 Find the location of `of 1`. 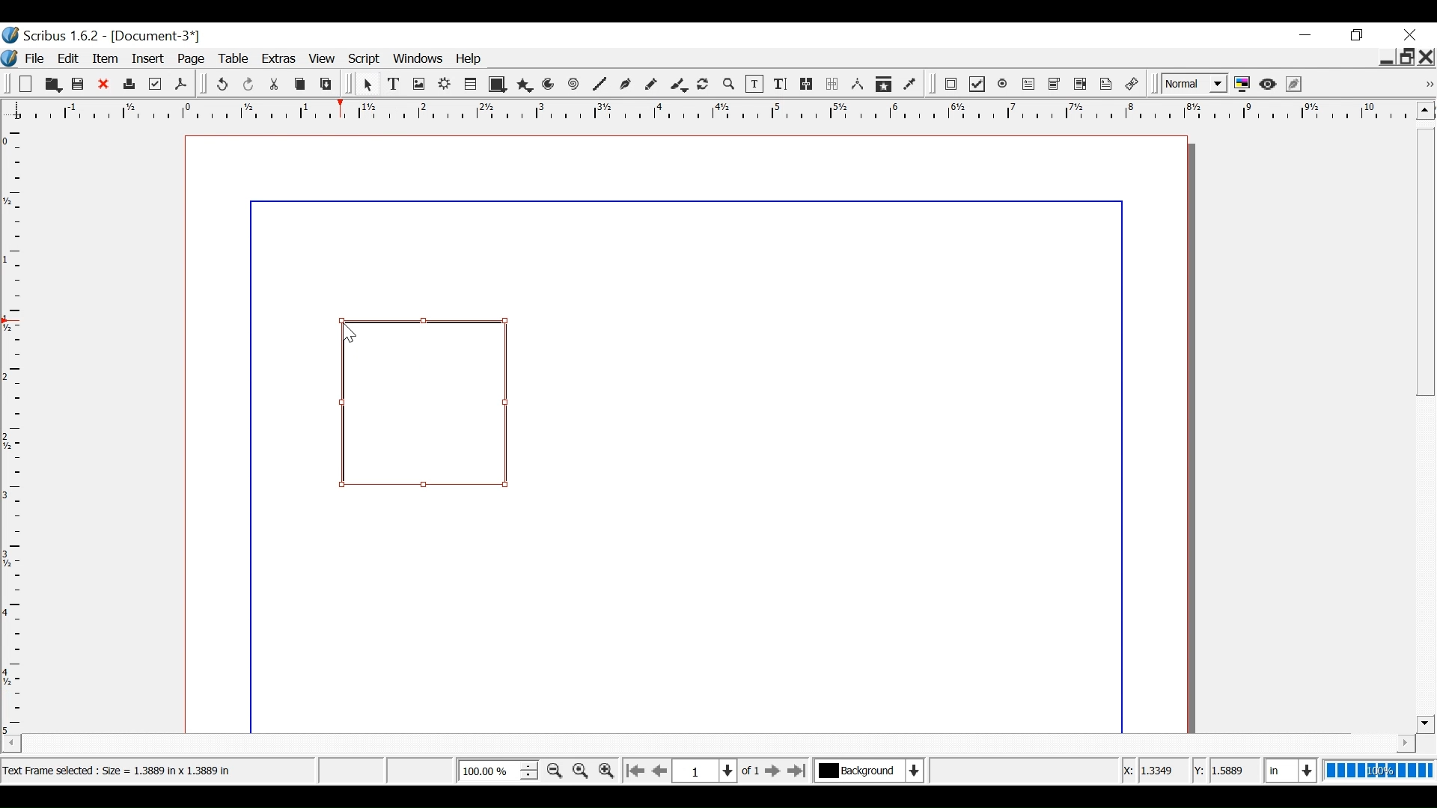

of 1 is located at coordinates (750, 772).